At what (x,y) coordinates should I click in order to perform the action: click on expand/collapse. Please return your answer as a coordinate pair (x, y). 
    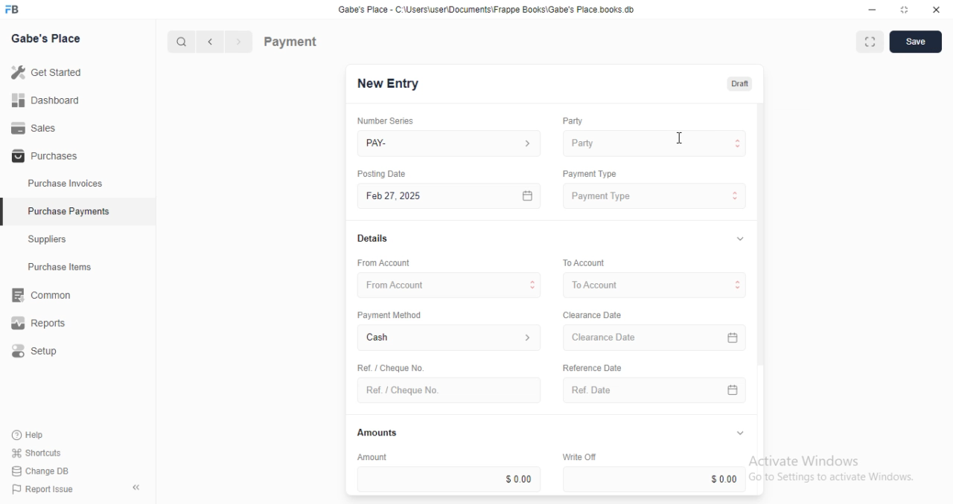
    Looking at the image, I should click on (737, 239).